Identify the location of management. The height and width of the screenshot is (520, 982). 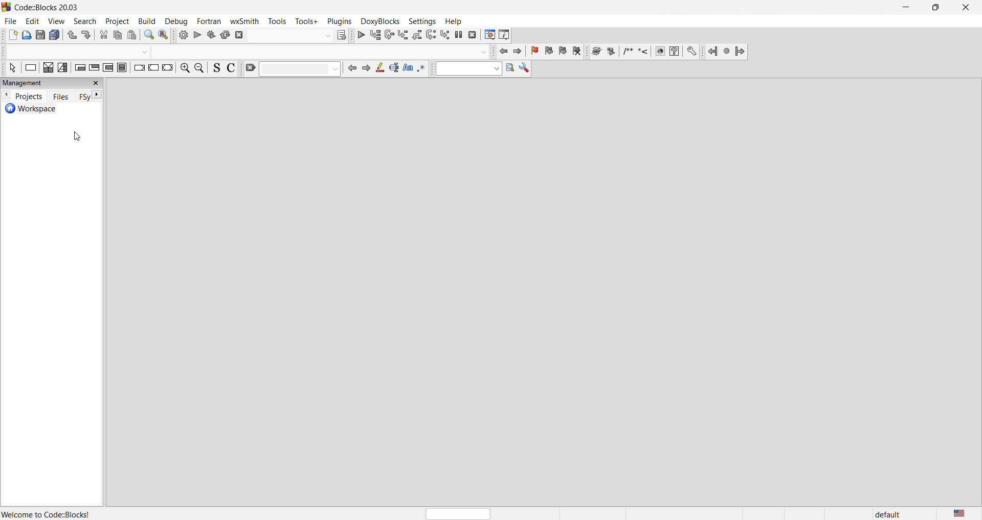
(53, 83).